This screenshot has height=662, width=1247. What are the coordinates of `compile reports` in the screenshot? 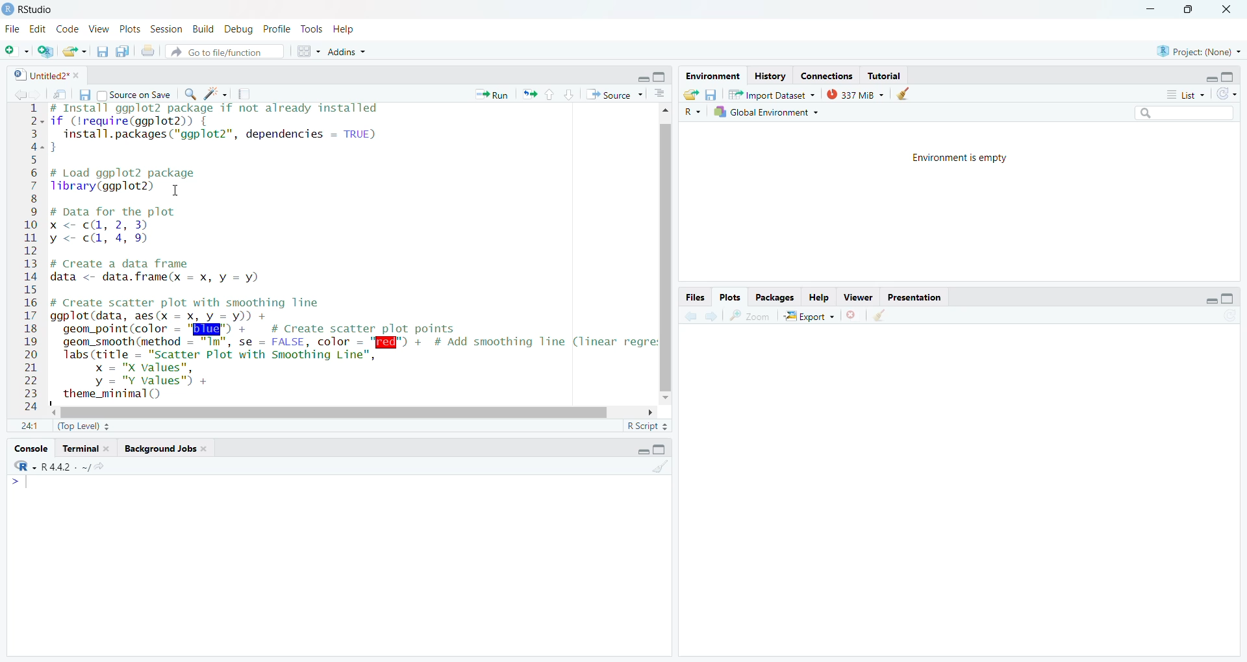 It's located at (246, 95).